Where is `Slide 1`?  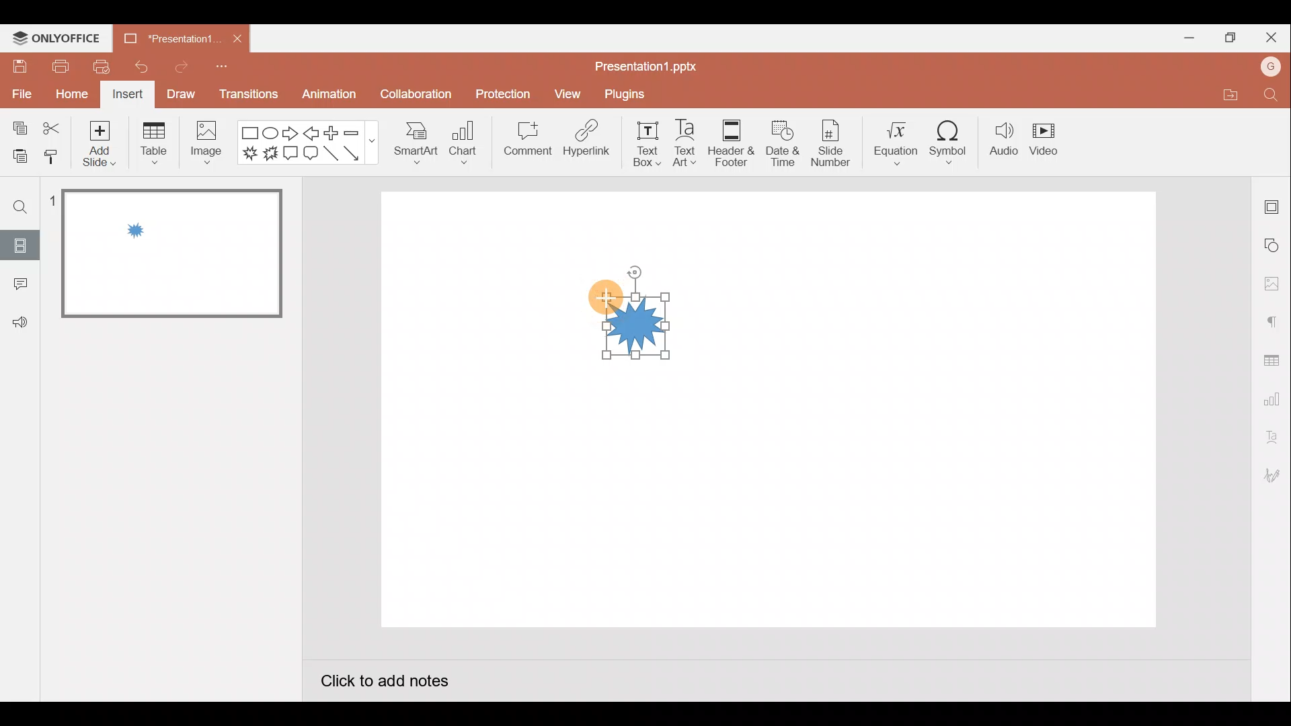 Slide 1 is located at coordinates (163, 254).